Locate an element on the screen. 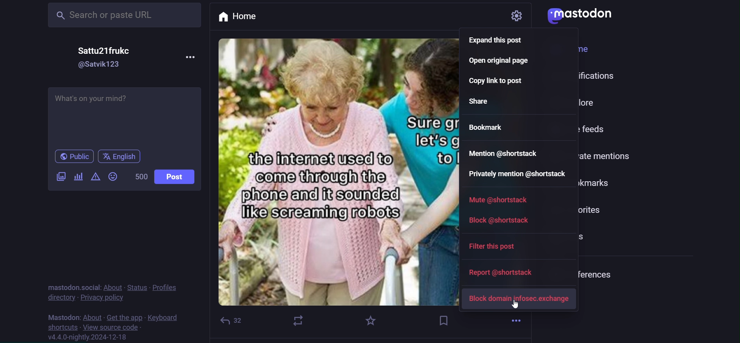  expand this post is located at coordinates (501, 42).